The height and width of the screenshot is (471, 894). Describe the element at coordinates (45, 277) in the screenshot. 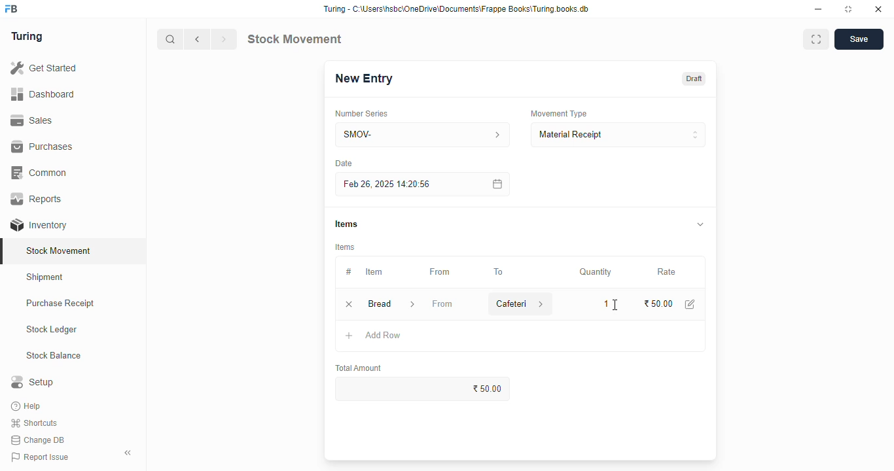

I see `shipment` at that location.